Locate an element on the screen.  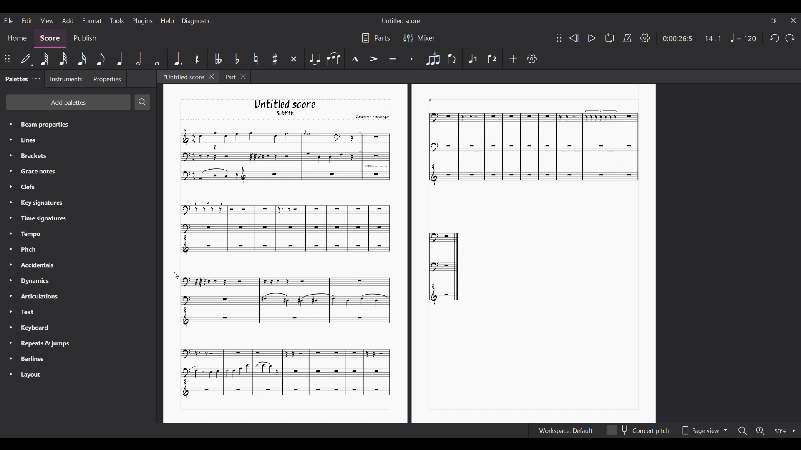
Flip direction is located at coordinates (452, 58).